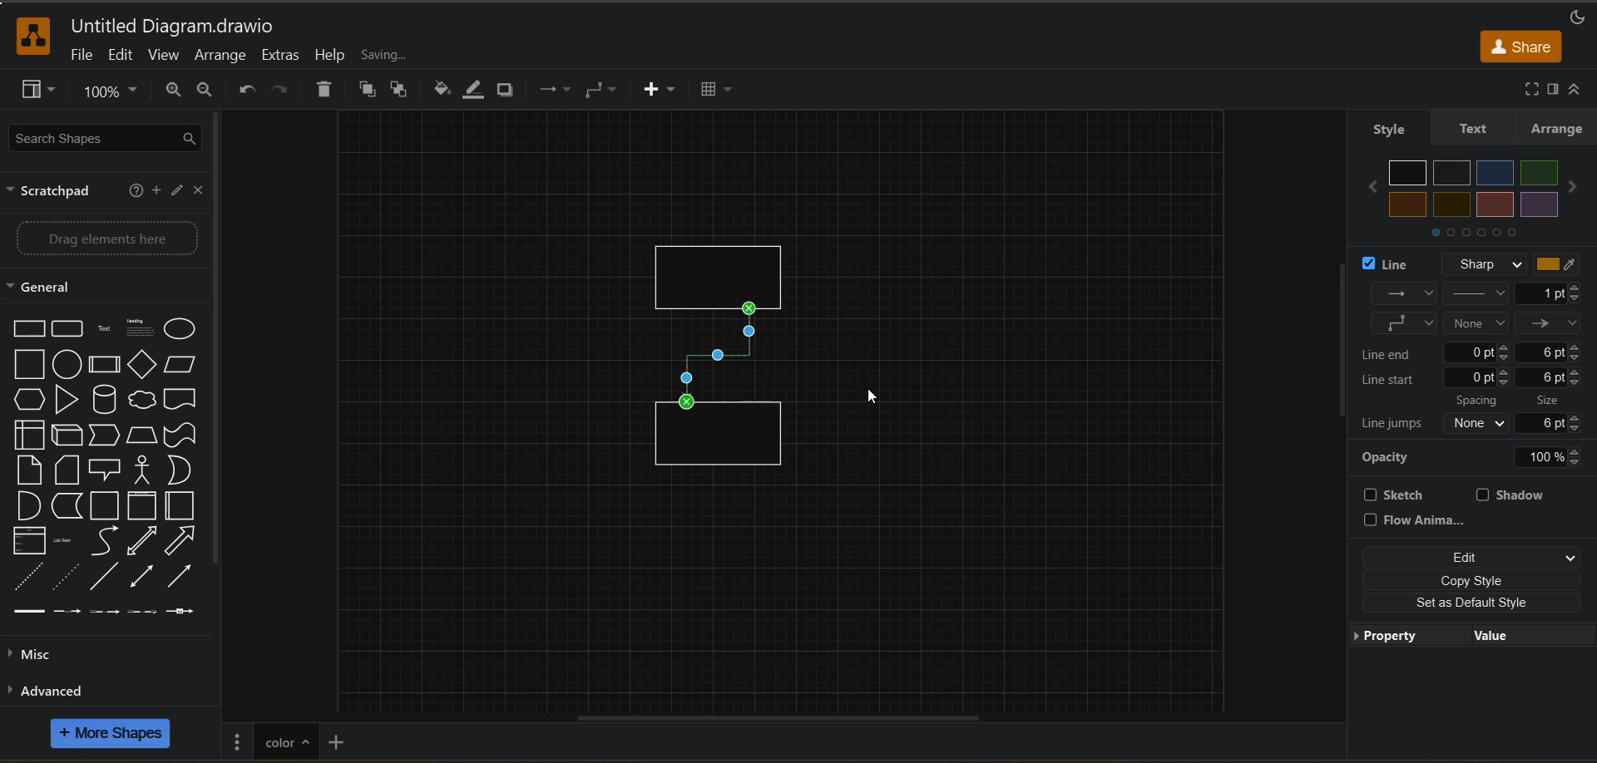 The height and width of the screenshot is (763, 1597). What do you see at coordinates (283, 56) in the screenshot?
I see `extras` at bounding box center [283, 56].